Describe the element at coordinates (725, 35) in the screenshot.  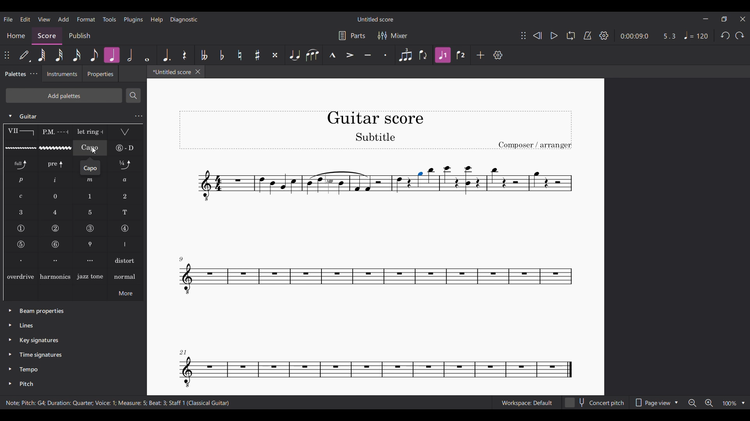
I see `Undo` at that location.